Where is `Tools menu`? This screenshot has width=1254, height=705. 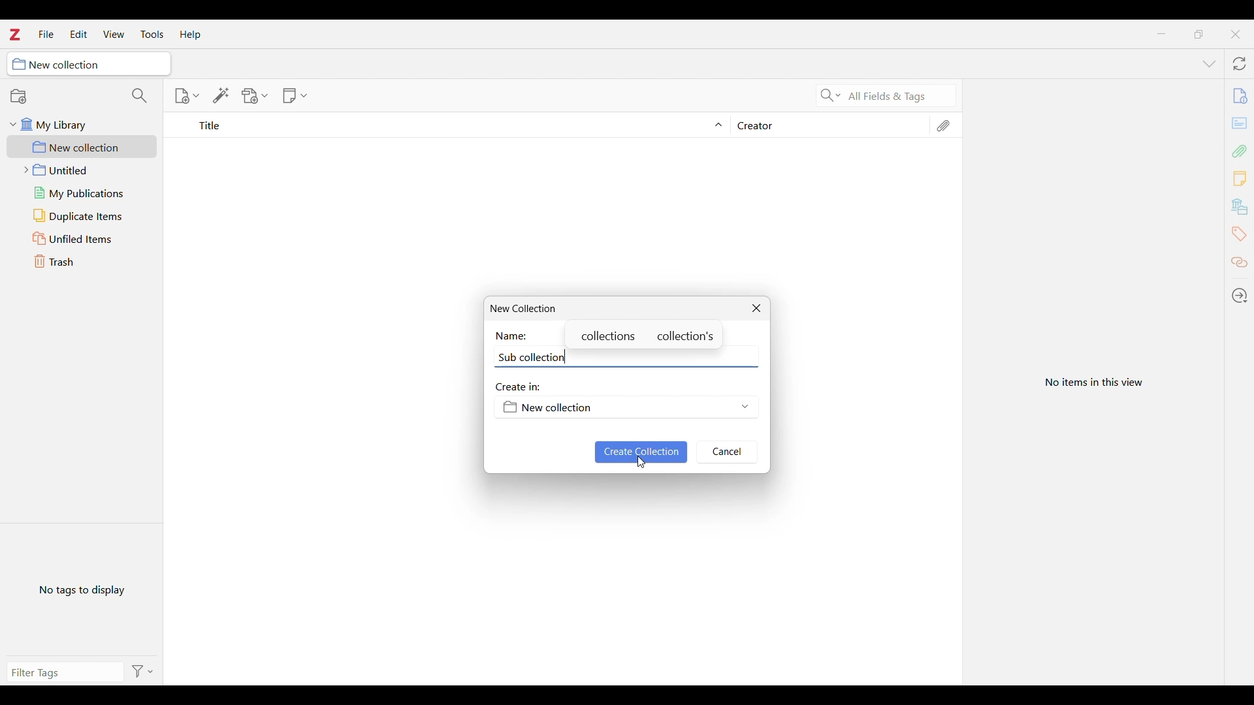 Tools menu is located at coordinates (153, 35).